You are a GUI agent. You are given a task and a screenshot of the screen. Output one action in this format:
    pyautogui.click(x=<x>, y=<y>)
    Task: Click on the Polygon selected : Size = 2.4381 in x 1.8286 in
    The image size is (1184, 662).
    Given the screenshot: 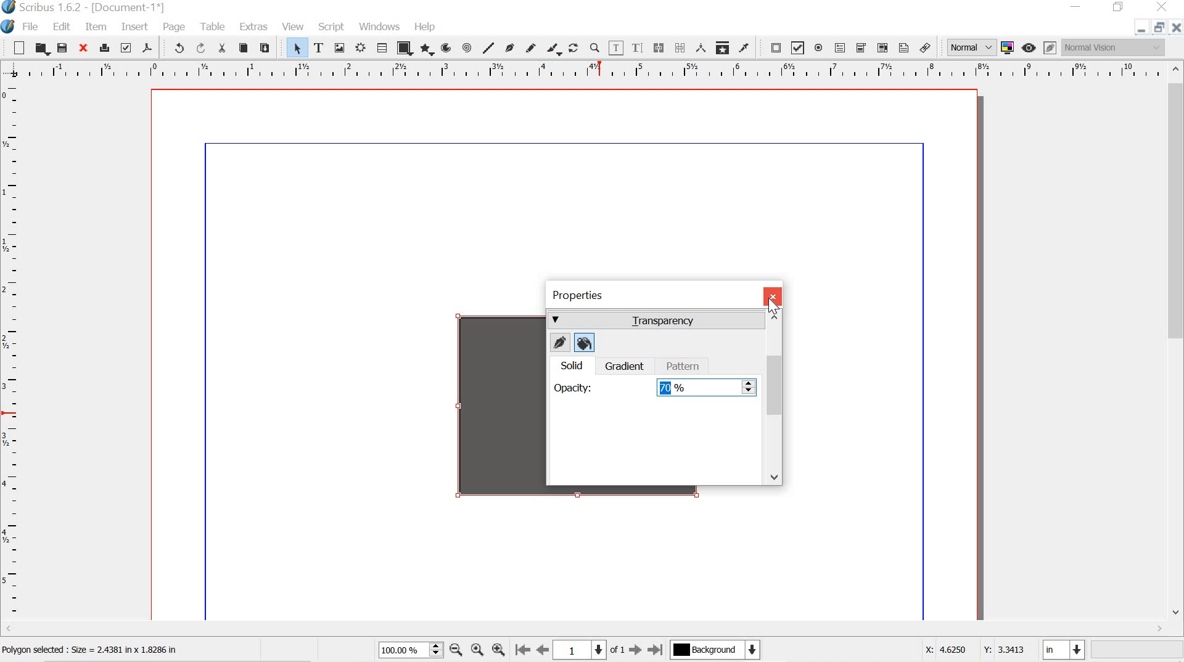 What is the action you would take?
    pyautogui.click(x=96, y=651)
    